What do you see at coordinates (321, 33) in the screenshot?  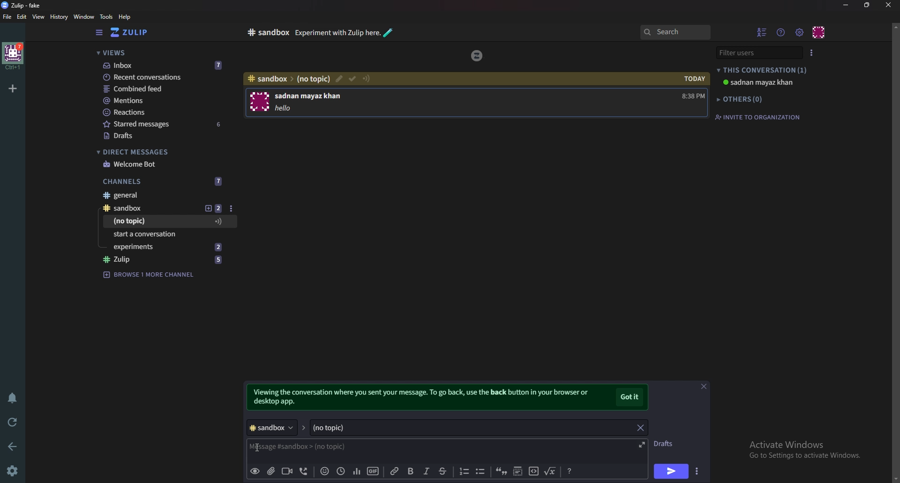 I see `# sandbox Experiment with zulip here` at bounding box center [321, 33].